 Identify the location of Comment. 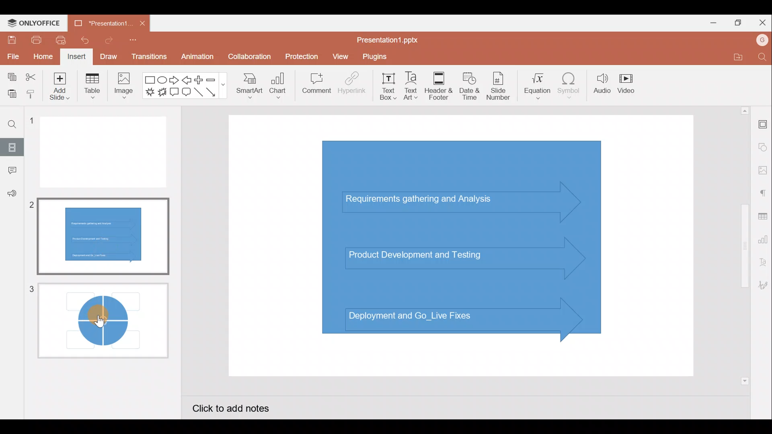
(10, 170).